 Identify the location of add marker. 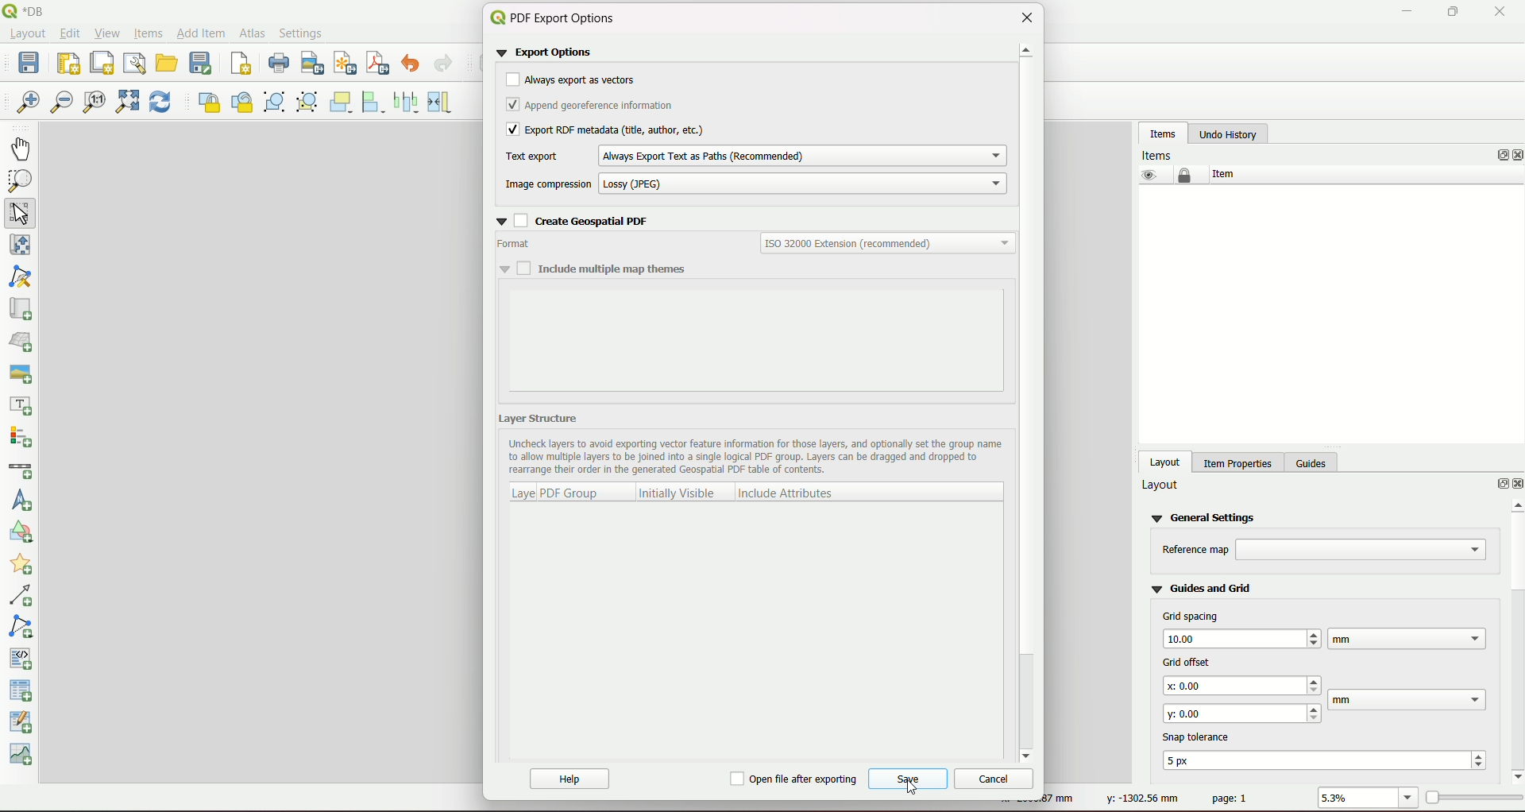
(24, 566).